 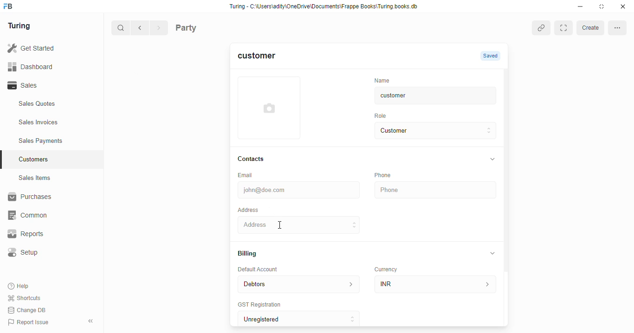 What do you see at coordinates (300, 317) in the screenshot?
I see `Unregistered` at bounding box center [300, 317].